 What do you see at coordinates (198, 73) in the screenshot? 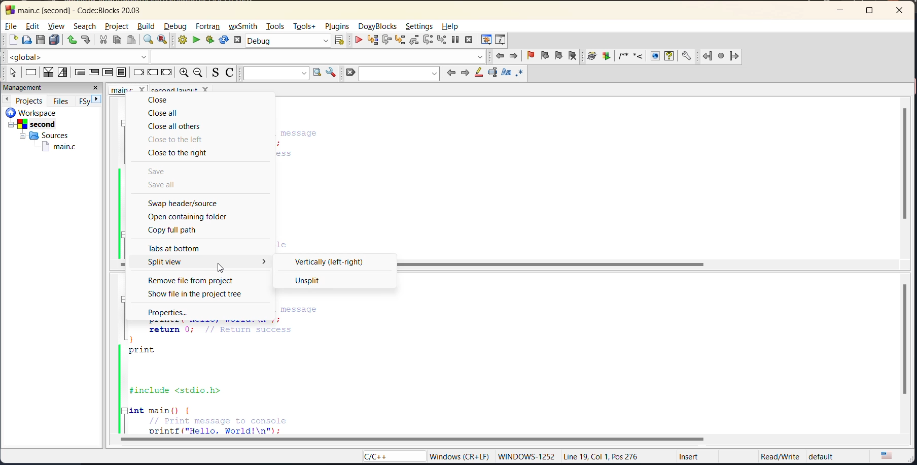
I see `zoom out` at bounding box center [198, 73].